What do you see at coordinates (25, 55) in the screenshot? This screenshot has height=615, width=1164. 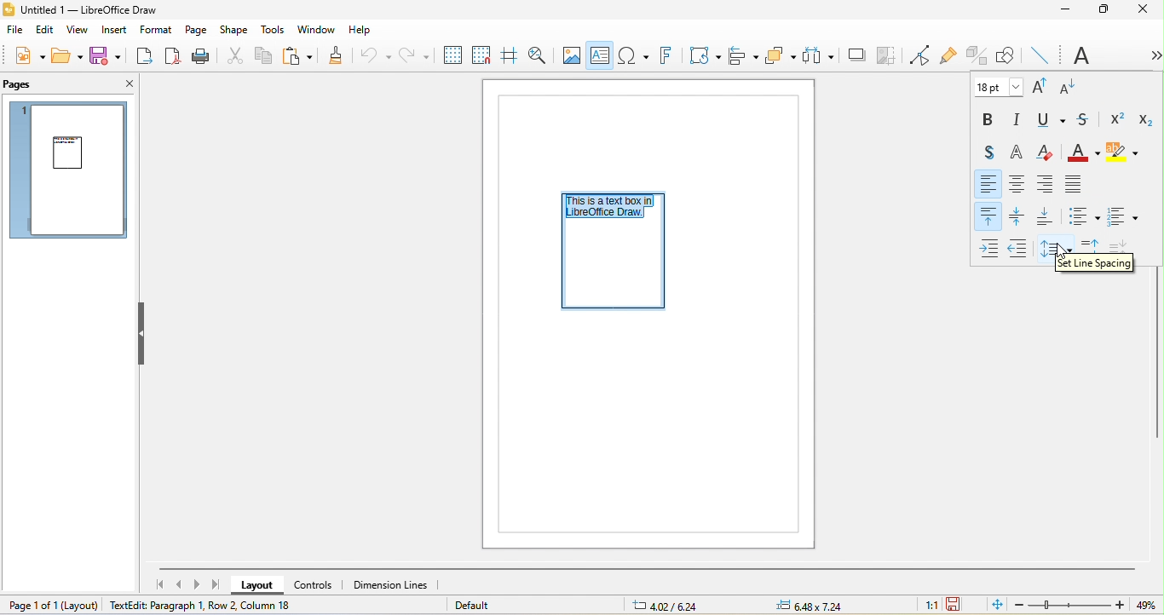 I see `new` at bounding box center [25, 55].